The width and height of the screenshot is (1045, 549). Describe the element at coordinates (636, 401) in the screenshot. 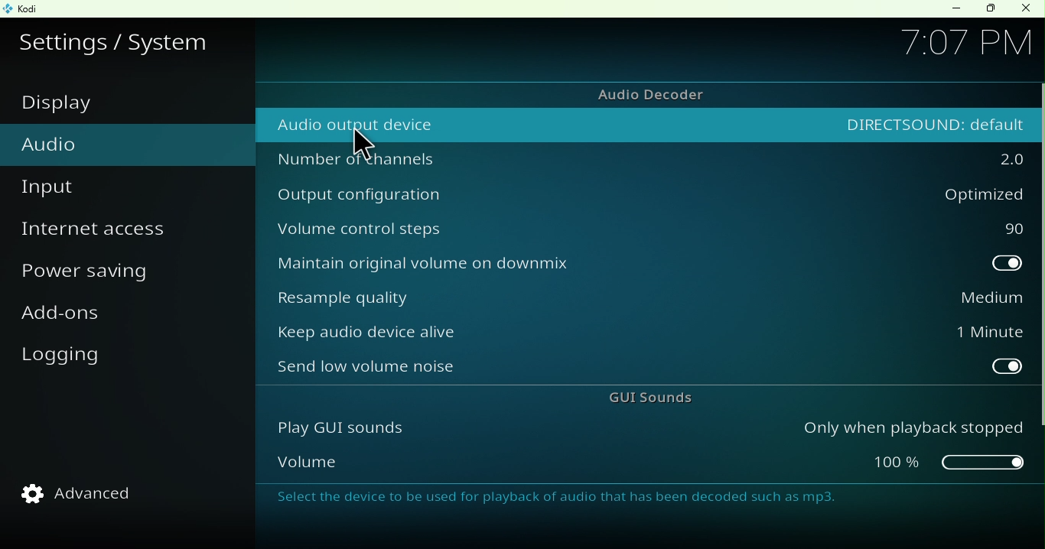

I see `GUI sounds` at that location.